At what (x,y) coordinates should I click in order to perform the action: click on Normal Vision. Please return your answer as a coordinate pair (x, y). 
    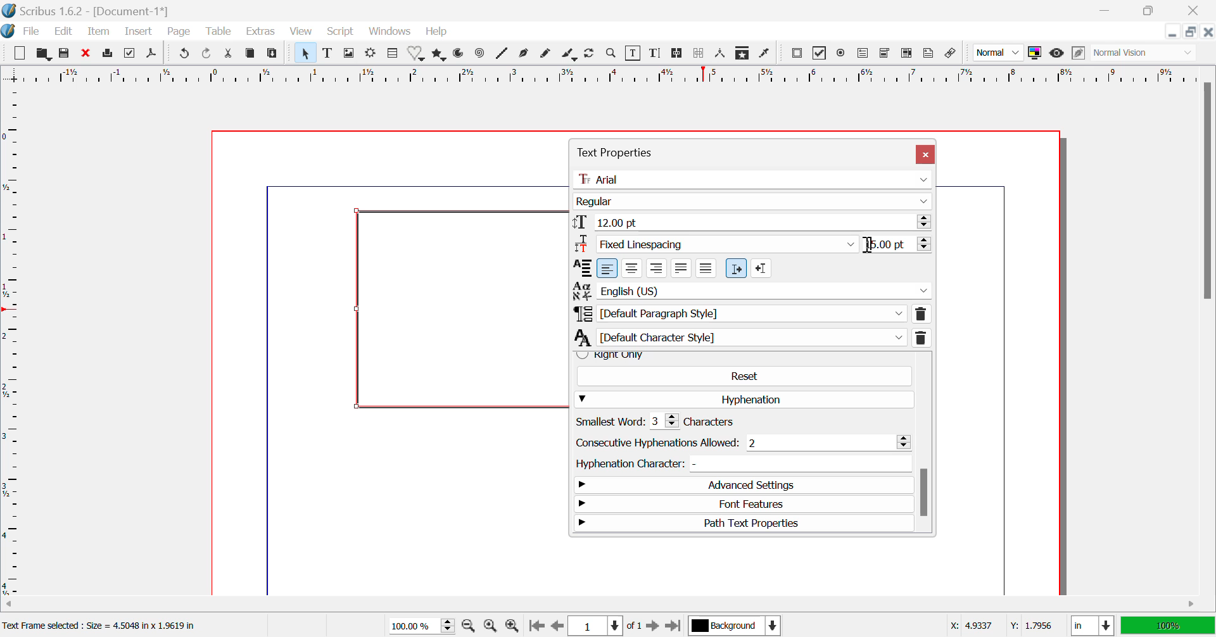
    Looking at the image, I should click on (1146, 54).